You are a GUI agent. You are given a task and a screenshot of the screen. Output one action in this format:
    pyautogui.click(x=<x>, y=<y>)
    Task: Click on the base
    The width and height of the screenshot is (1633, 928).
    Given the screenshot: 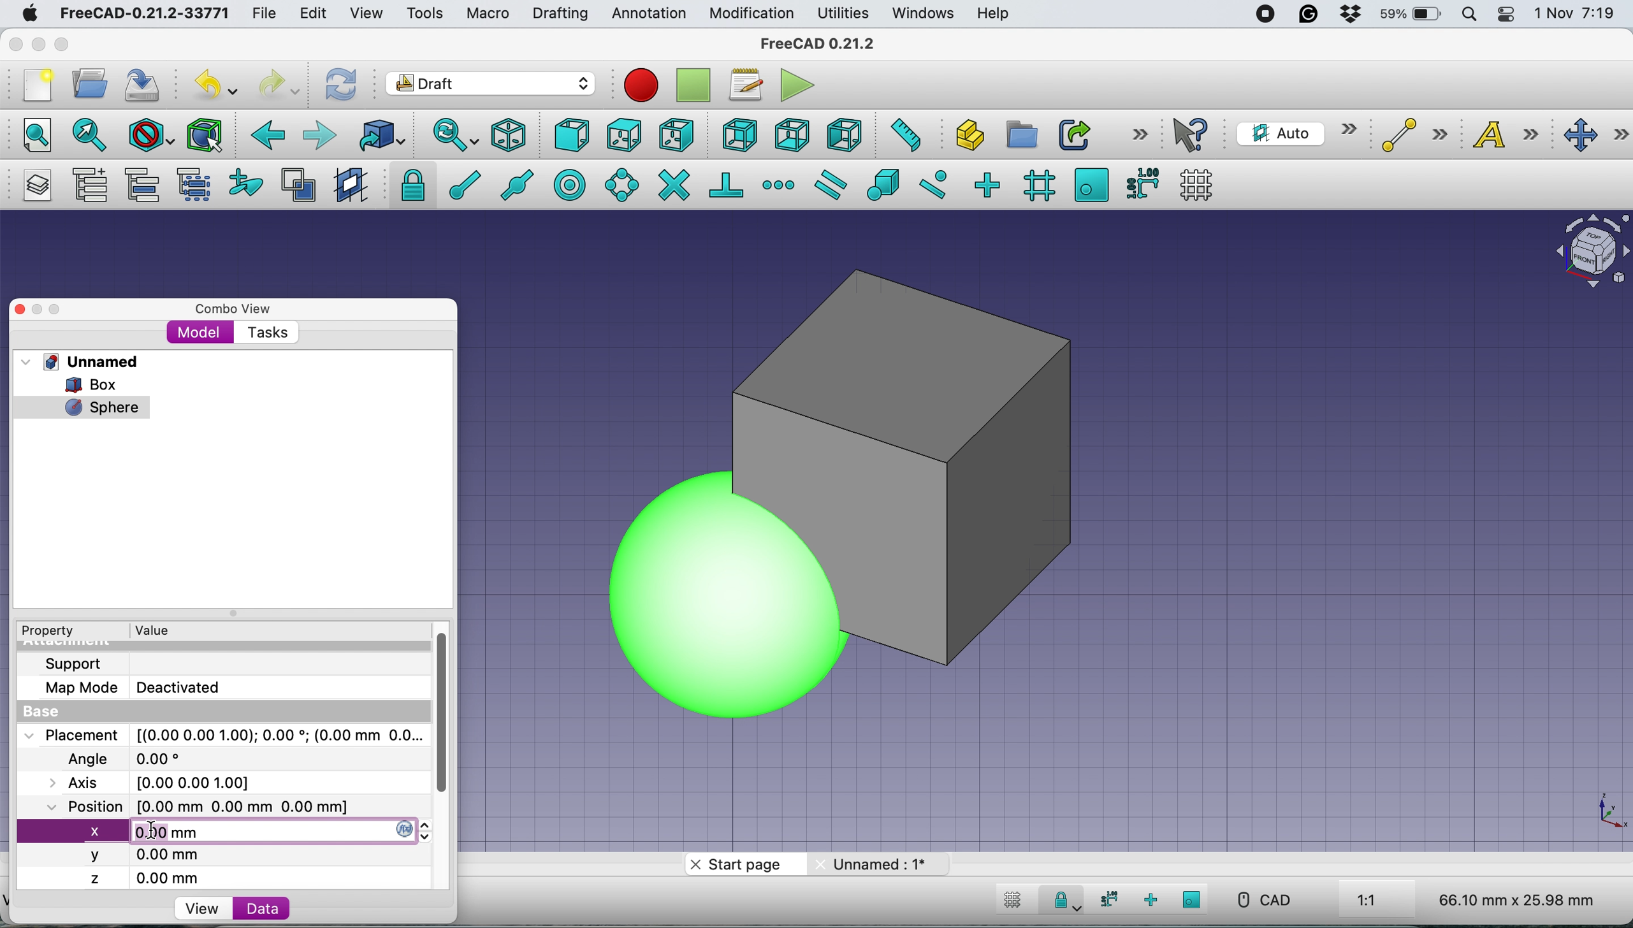 What is the action you would take?
    pyautogui.click(x=45, y=713)
    